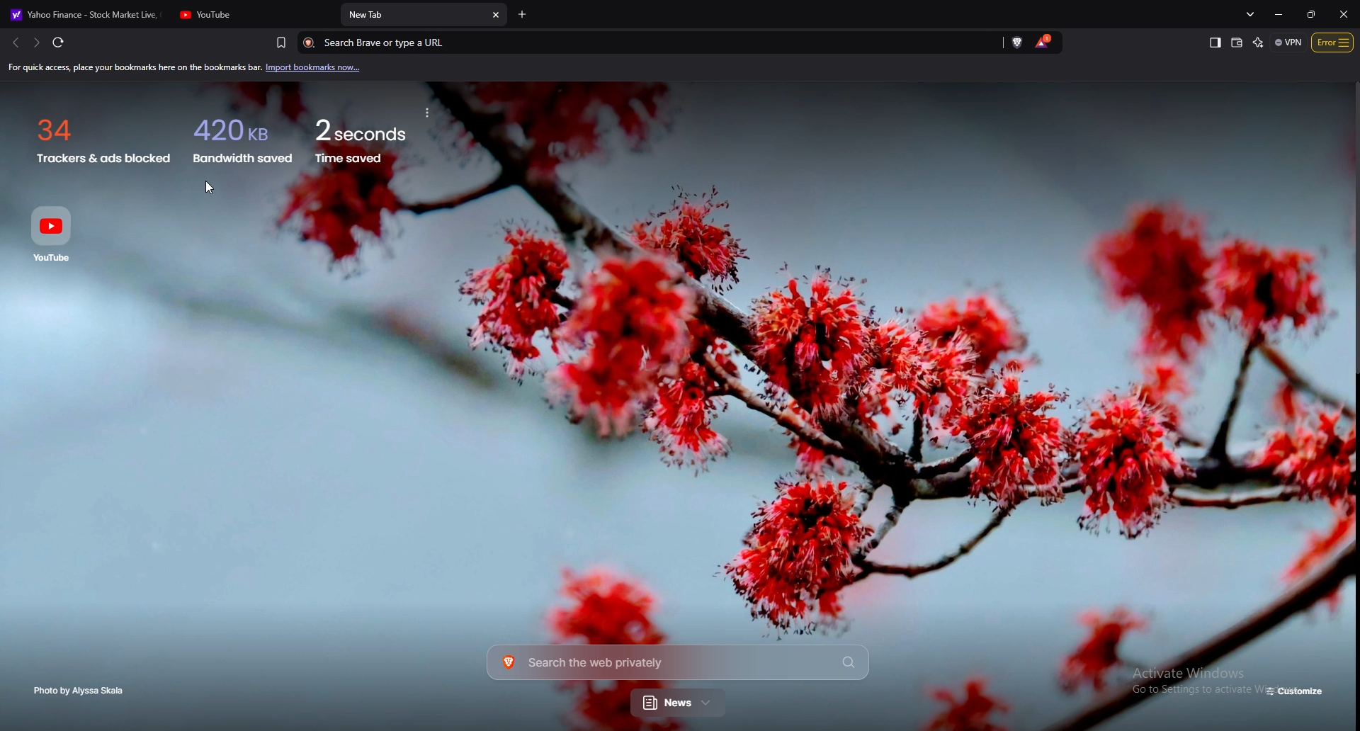 This screenshot has height=731, width=1360. Describe the element at coordinates (210, 188) in the screenshot. I see `cursor` at that location.